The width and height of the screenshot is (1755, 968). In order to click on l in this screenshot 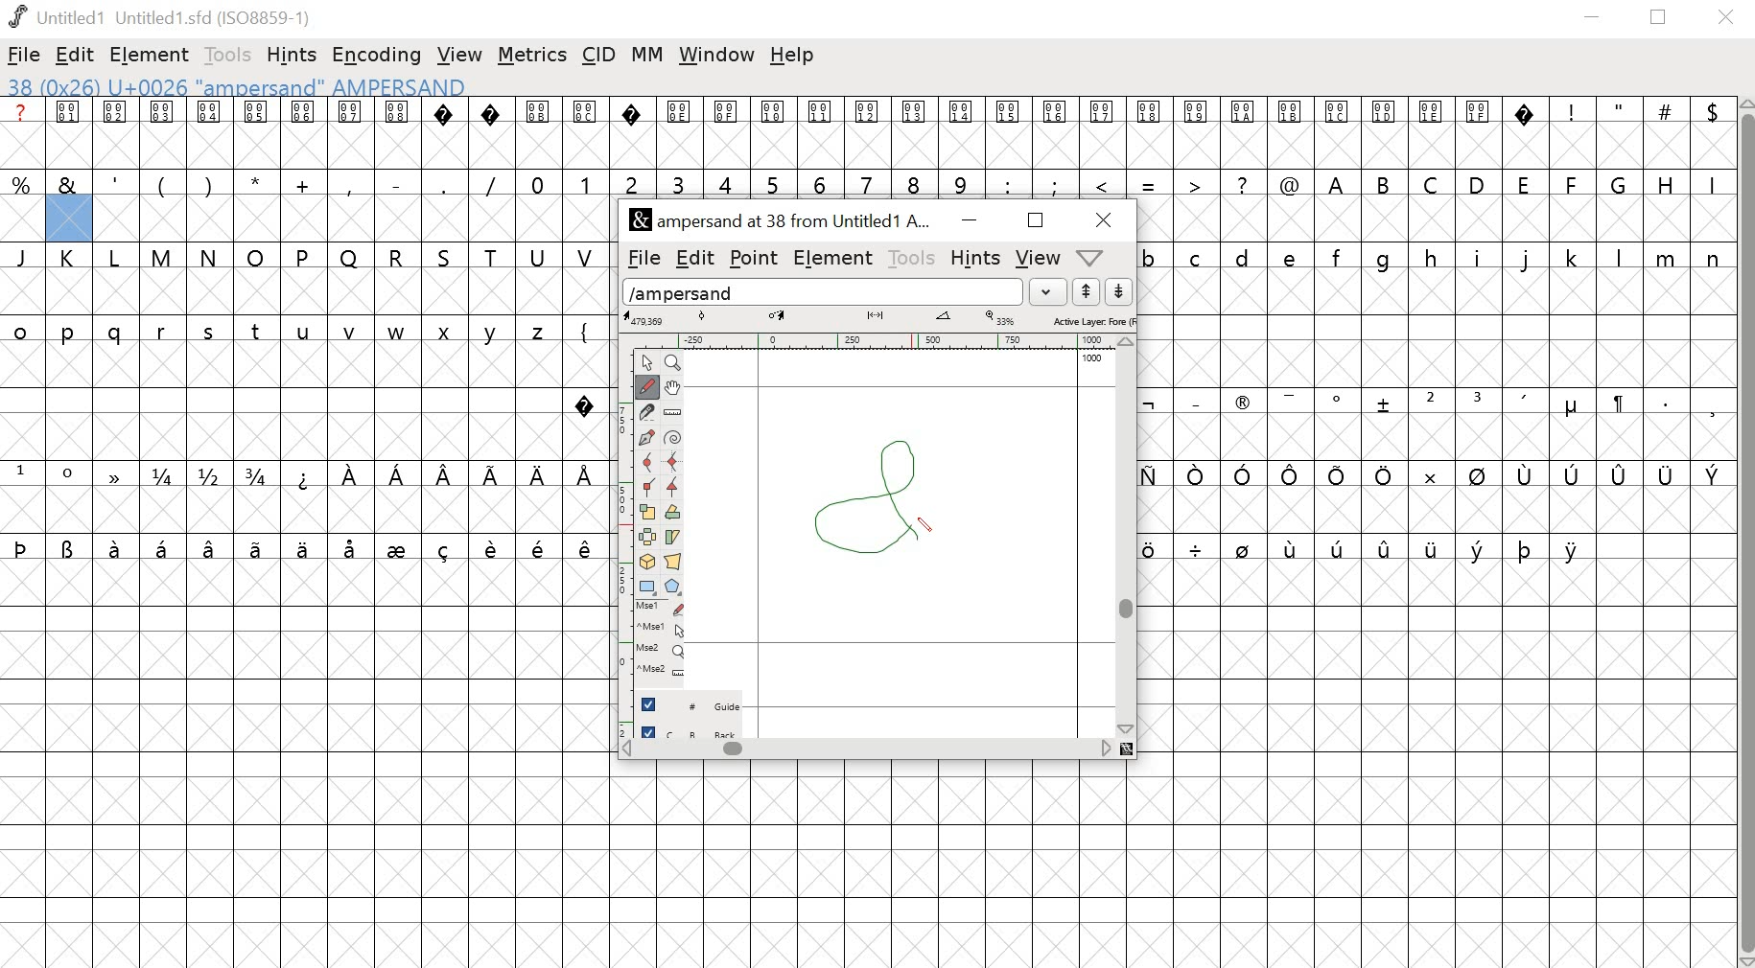, I will do `click(1621, 257)`.